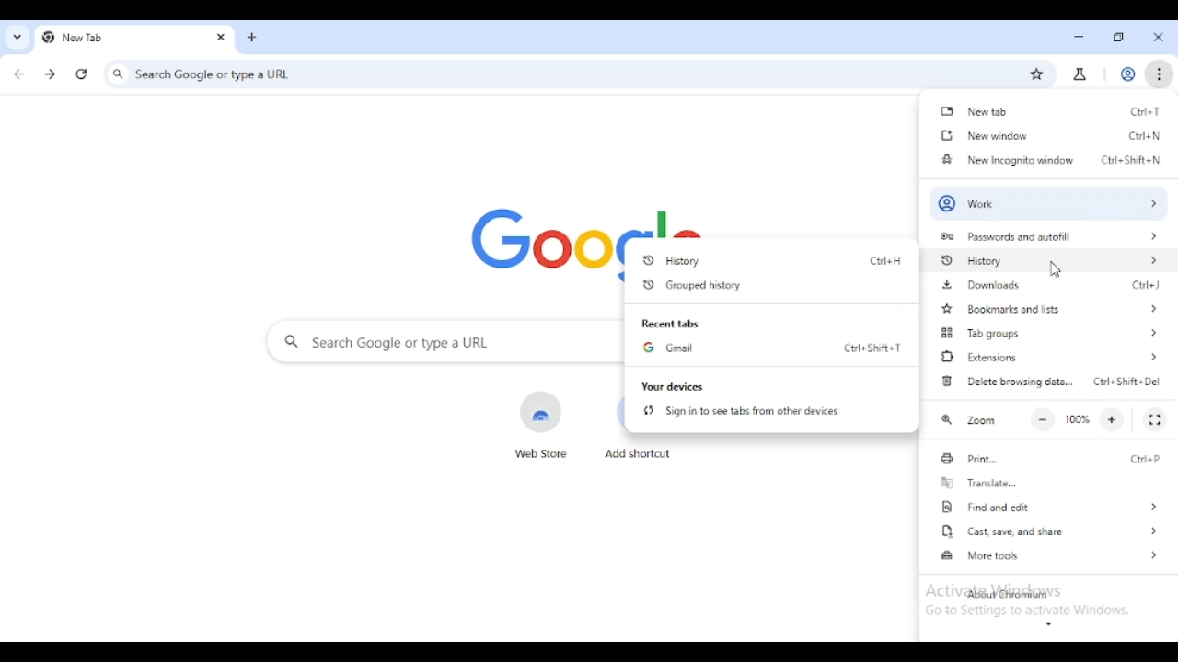 This screenshot has width=1178, height=662. I want to click on shortcut for history, so click(885, 260).